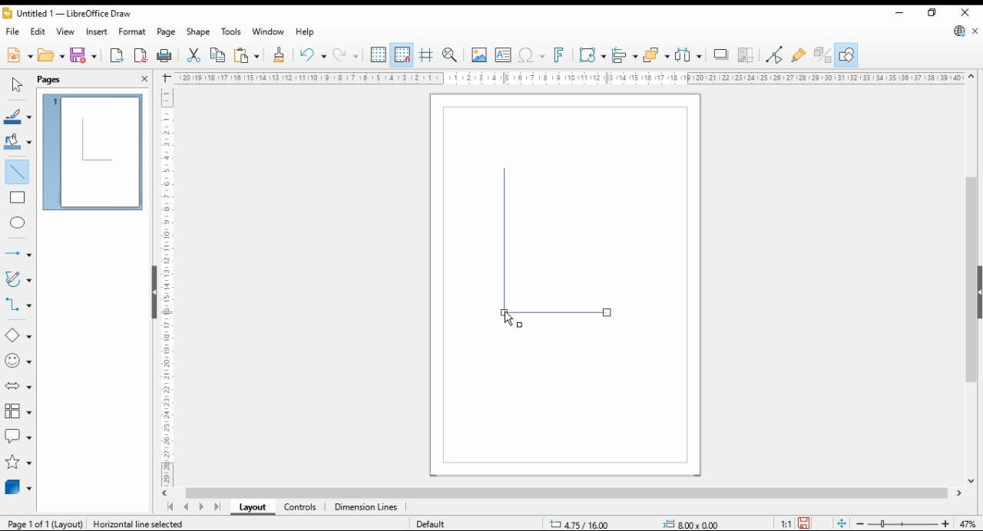  Describe the element at coordinates (42, 524) in the screenshot. I see `page 1 of 1` at that location.